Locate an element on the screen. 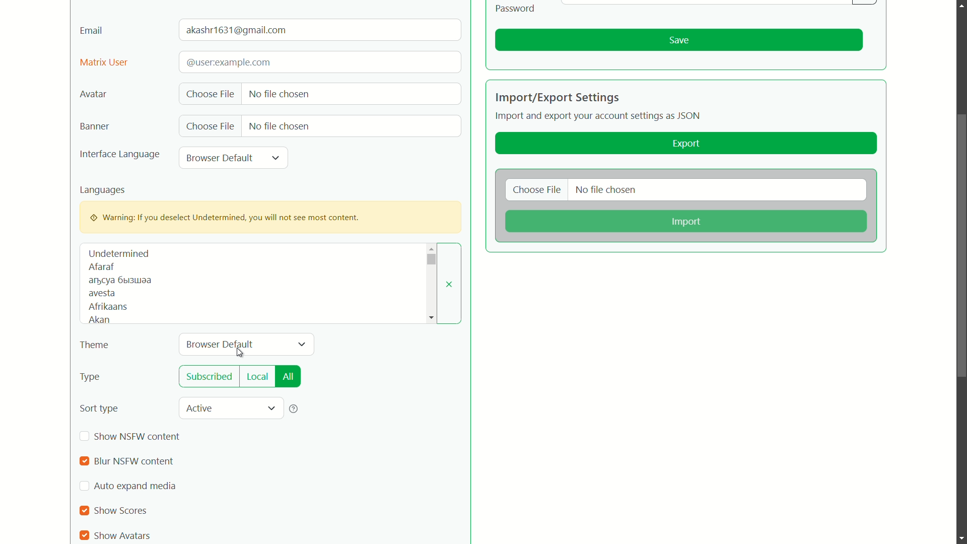  help is located at coordinates (294, 409).